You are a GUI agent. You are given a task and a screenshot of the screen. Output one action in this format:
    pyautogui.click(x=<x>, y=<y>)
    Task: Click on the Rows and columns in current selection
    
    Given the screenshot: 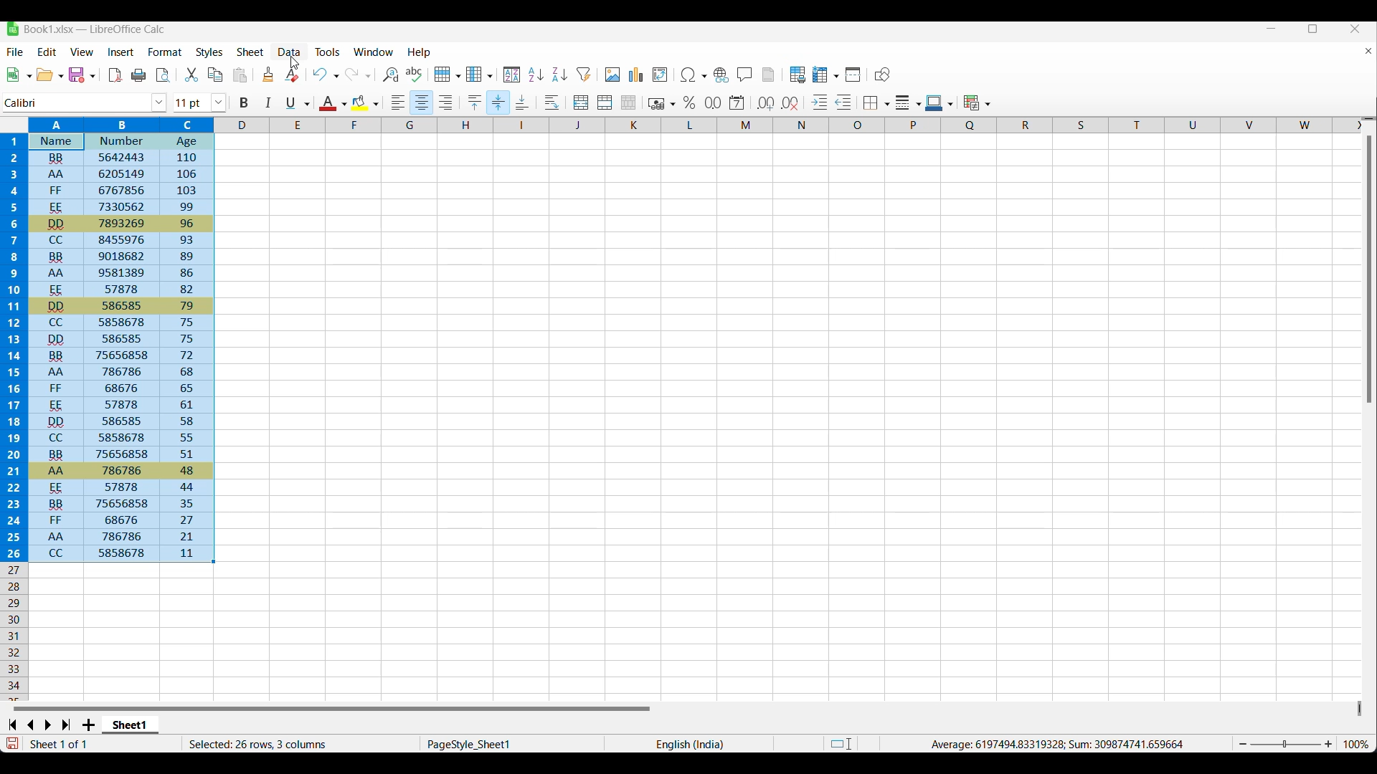 What is the action you would take?
    pyautogui.click(x=300, y=744)
    